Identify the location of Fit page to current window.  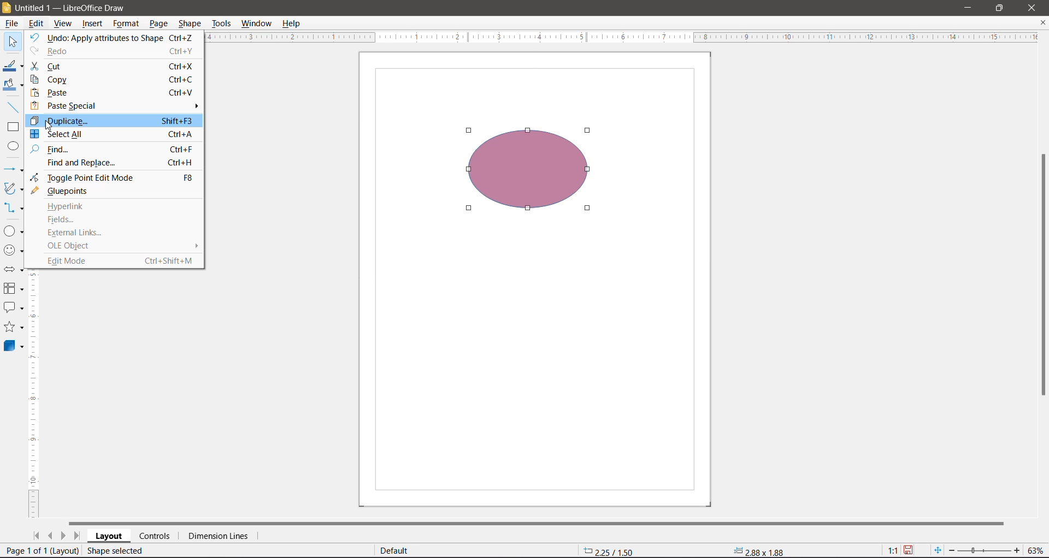
(939, 550).